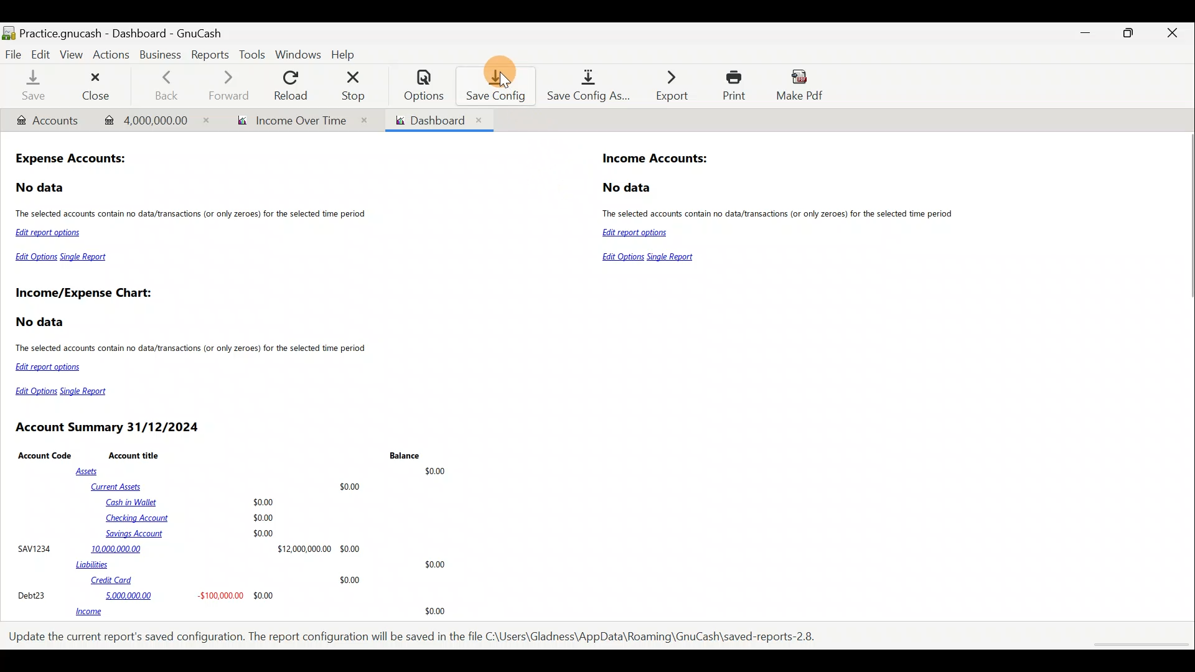 This screenshot has width=1195, height=672. What do you see at coordinates (293, 85) in the screenshot?
I see `Reload` at bounding box center [293, 85].